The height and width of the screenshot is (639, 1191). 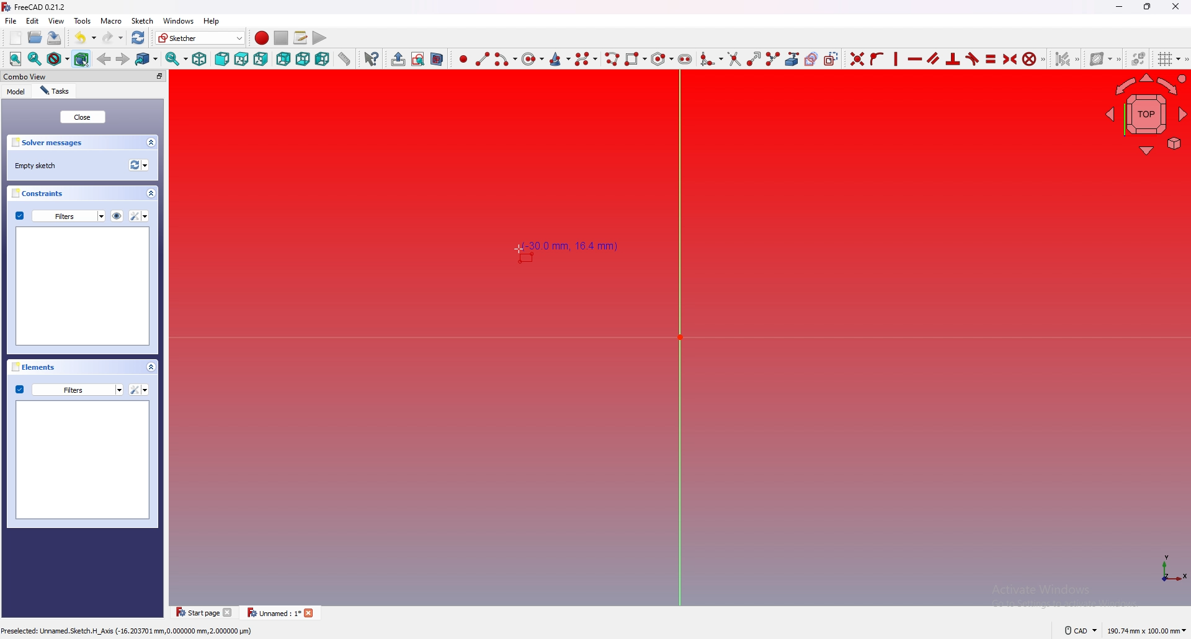 I want to click on settings, so click(x=138, y=390).